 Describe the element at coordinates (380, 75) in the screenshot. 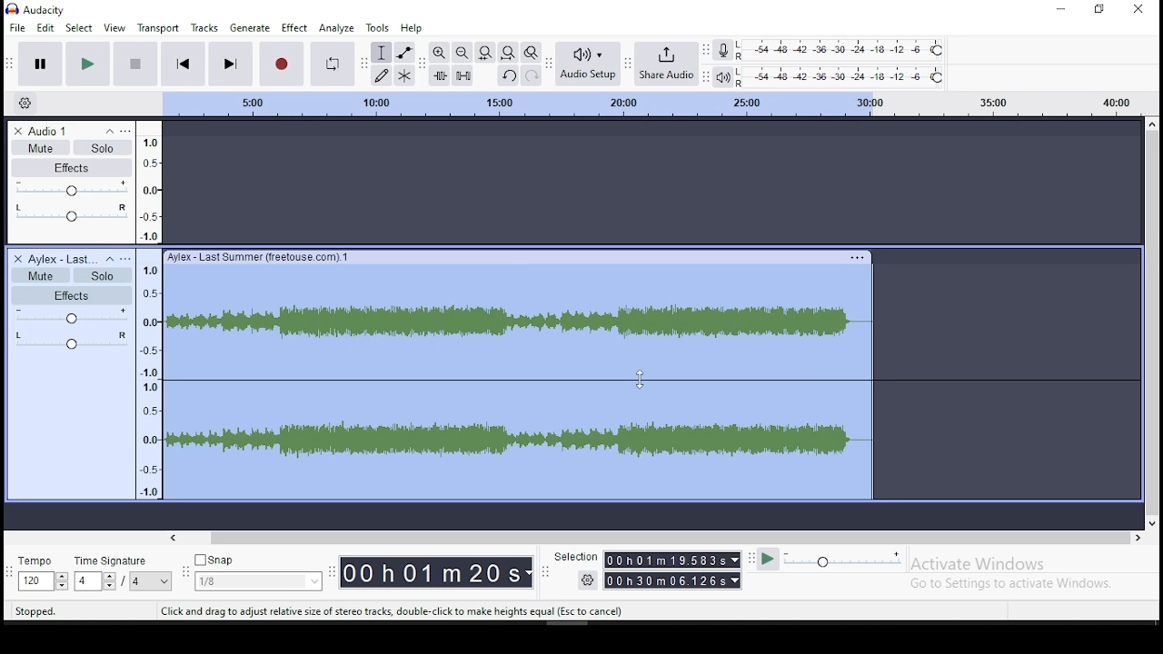

I see `draw tool` at that location.